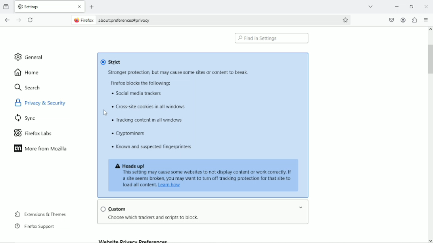 This screenshot has height=243, width=433. I want to click on site, so click(126, 20).